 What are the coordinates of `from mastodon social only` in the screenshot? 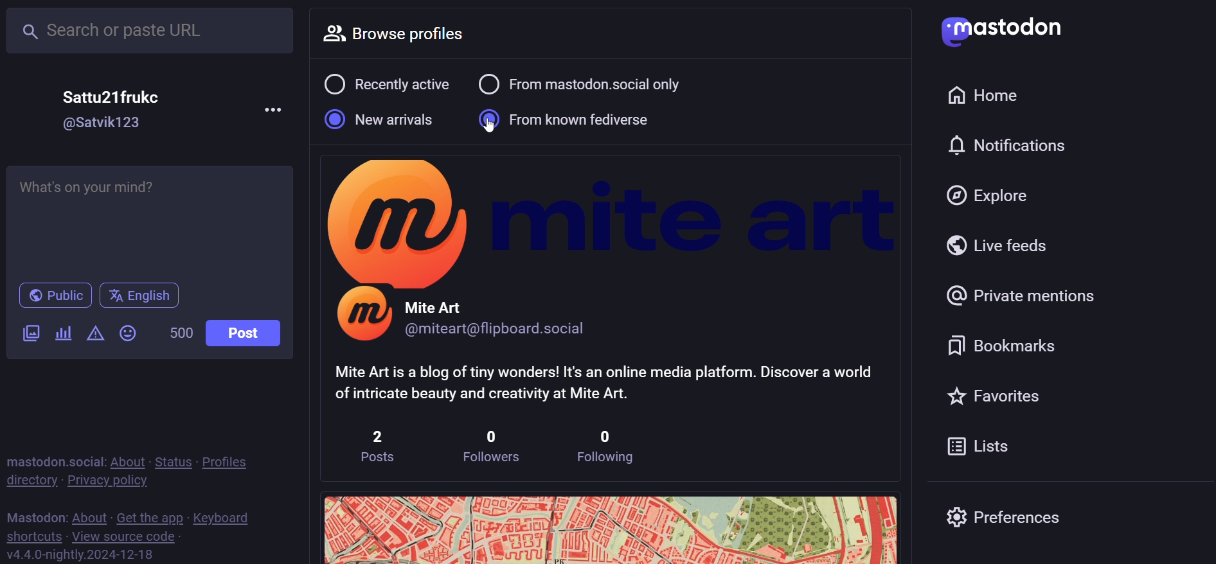 It's located at (595, 84).